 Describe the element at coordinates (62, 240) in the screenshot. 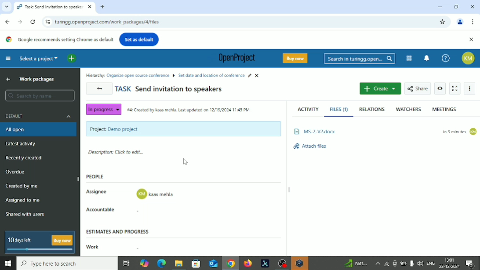

I see `buy now` at that location.